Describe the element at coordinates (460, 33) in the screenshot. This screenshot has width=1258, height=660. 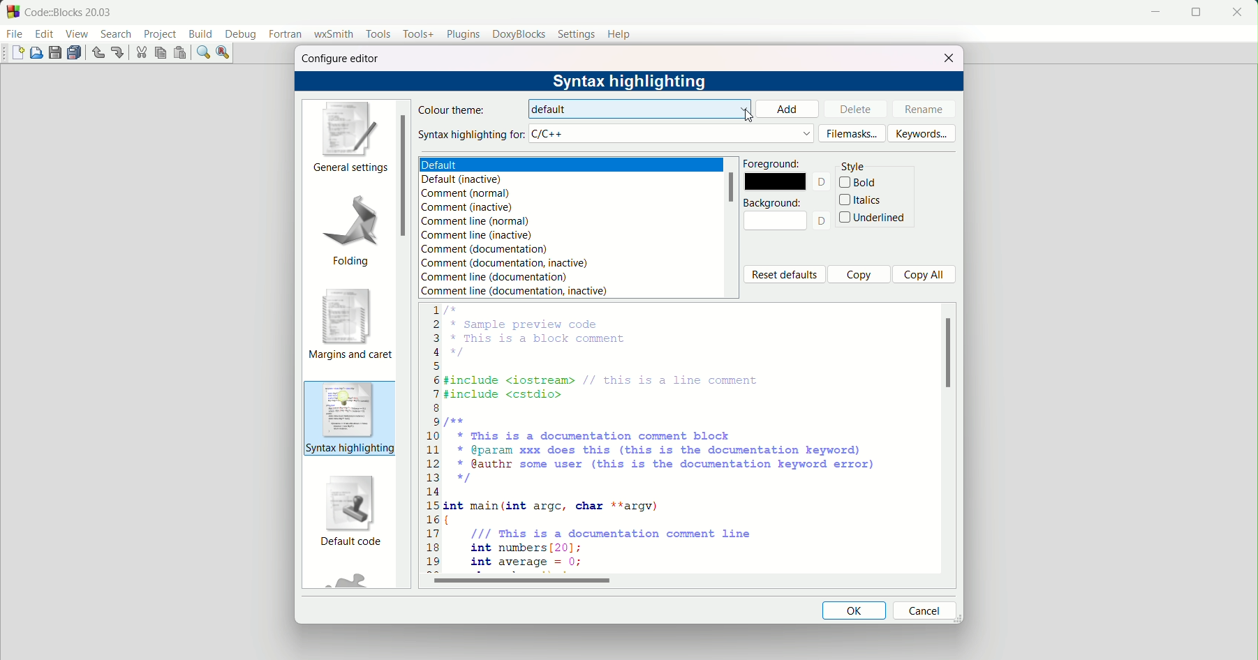
I see `plugins` at that location.